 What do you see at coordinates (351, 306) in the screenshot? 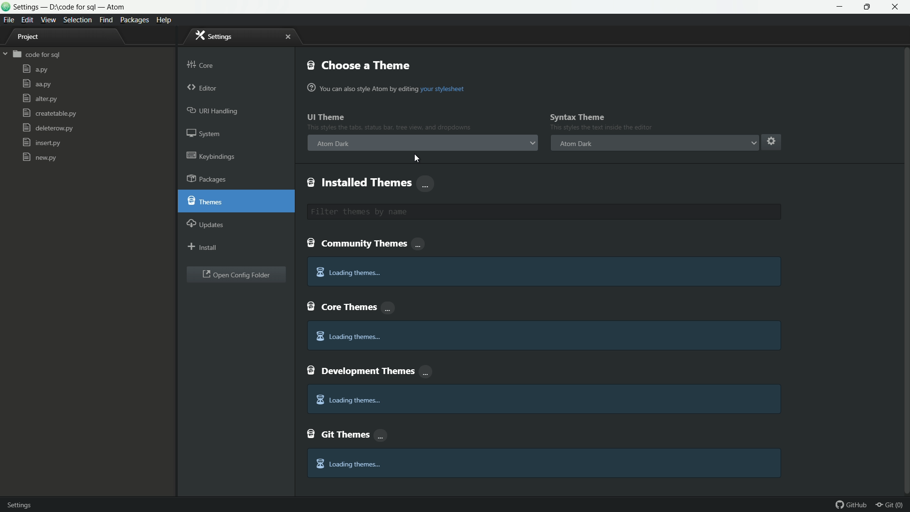
I see `core themes` at bounding box center [351, 306].